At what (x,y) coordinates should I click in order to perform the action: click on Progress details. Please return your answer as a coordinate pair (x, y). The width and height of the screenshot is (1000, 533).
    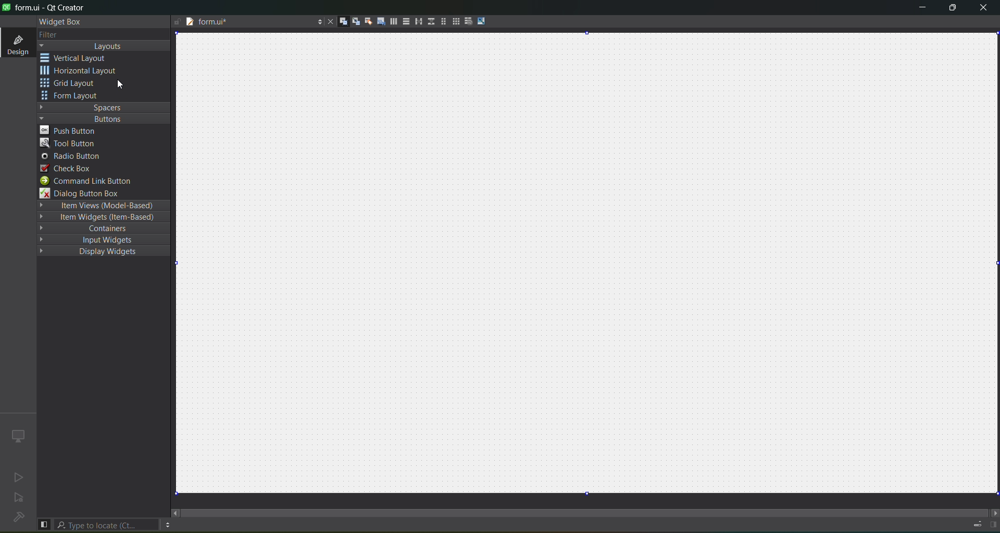
    Looking at the image, I should click on (974, 525).